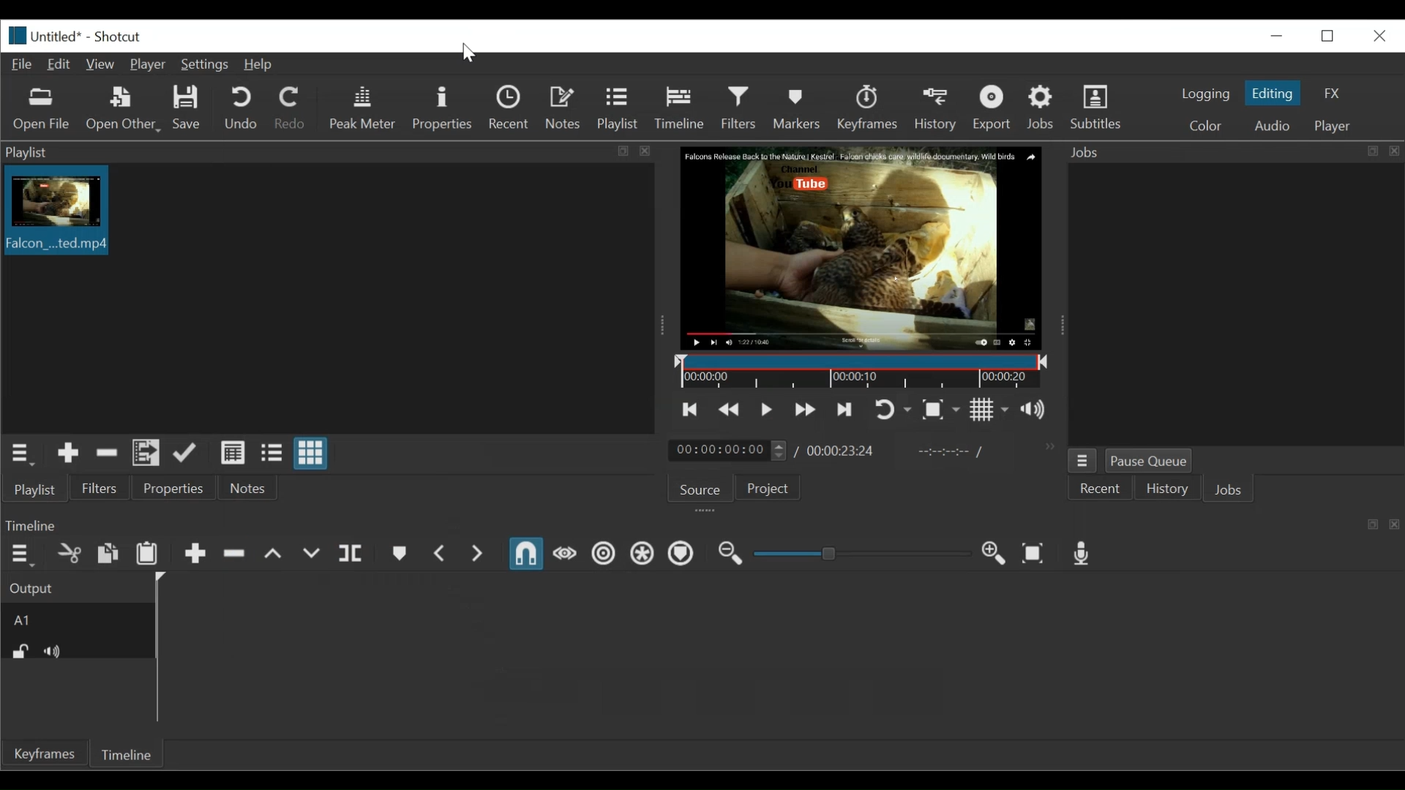  I want to click on Export, so click(993, 110).